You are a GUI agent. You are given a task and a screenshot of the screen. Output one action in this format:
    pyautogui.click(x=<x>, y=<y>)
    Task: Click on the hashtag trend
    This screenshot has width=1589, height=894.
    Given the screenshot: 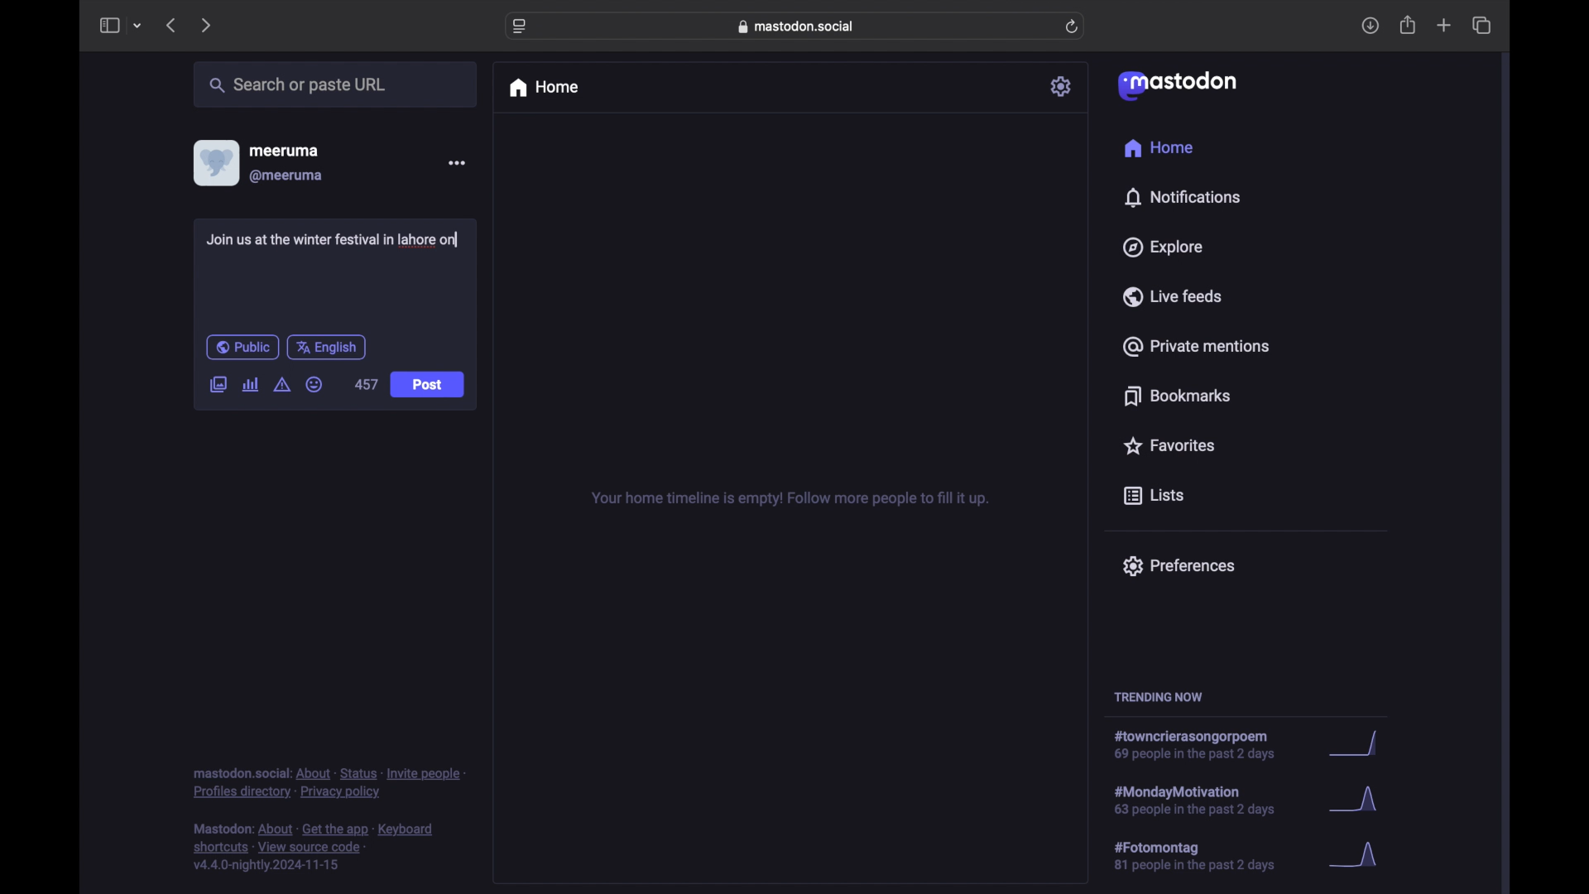 What is the action you would take?
    pyautogui.click(x=1206, y=799)
    